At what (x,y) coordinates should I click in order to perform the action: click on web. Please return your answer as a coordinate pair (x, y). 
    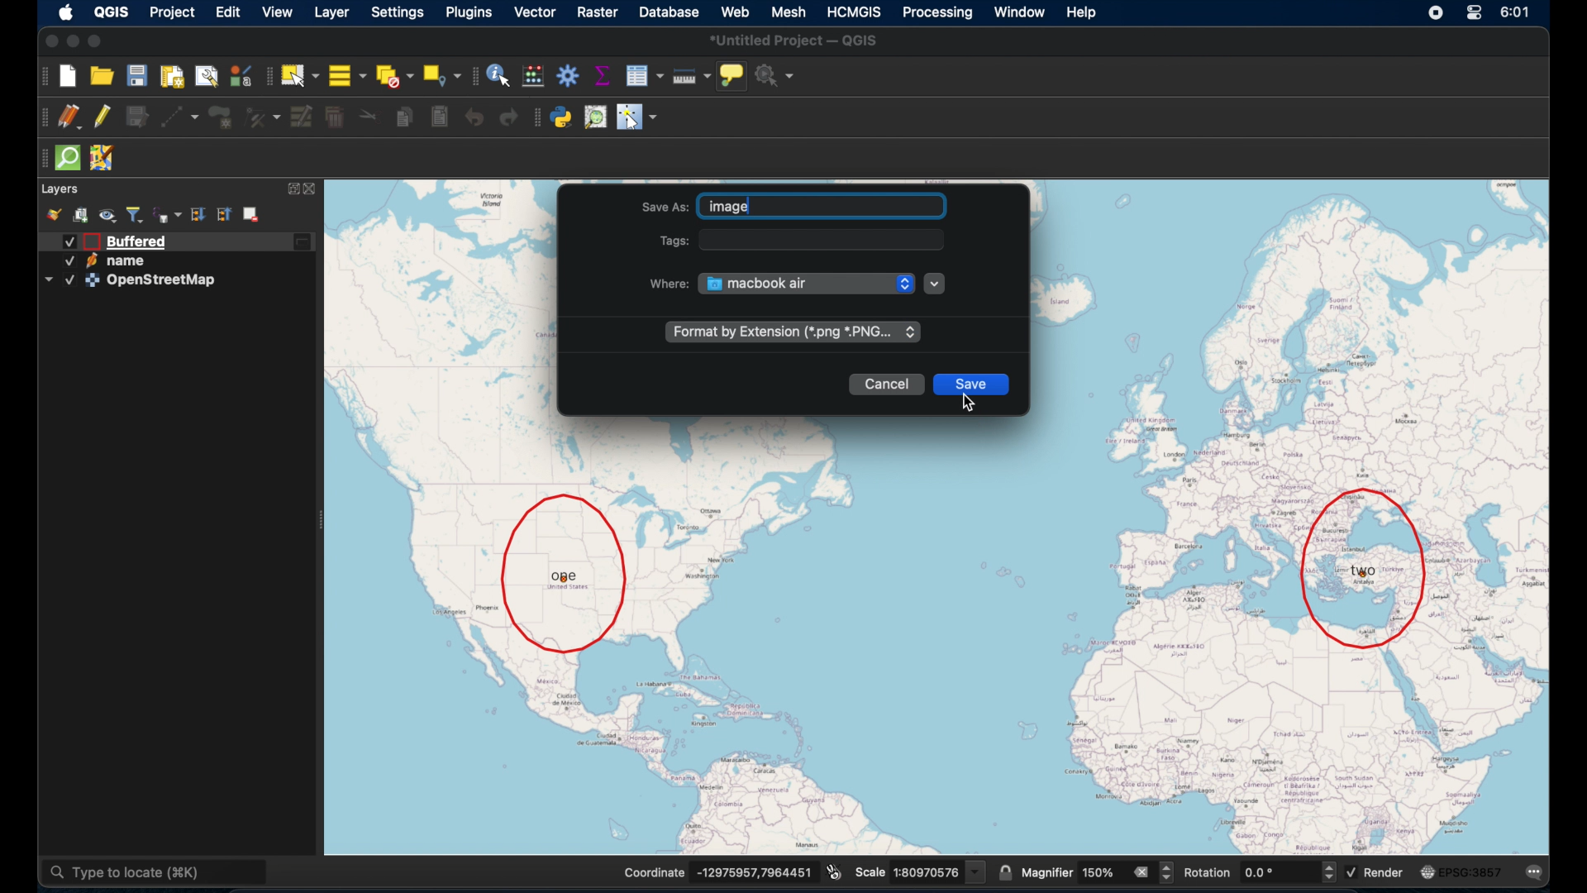
    Looking at the image, I should click on (735, 9).